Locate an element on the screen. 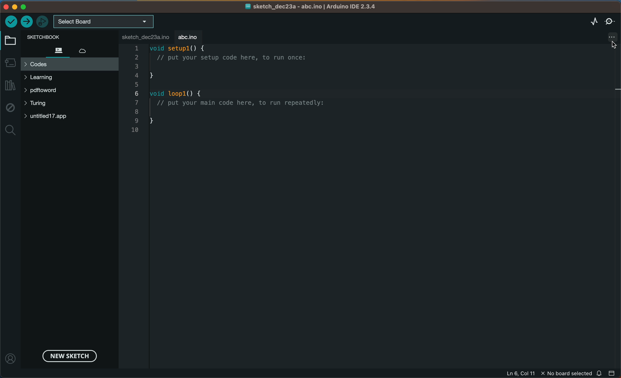  folder is located at coordinates (11, 40).